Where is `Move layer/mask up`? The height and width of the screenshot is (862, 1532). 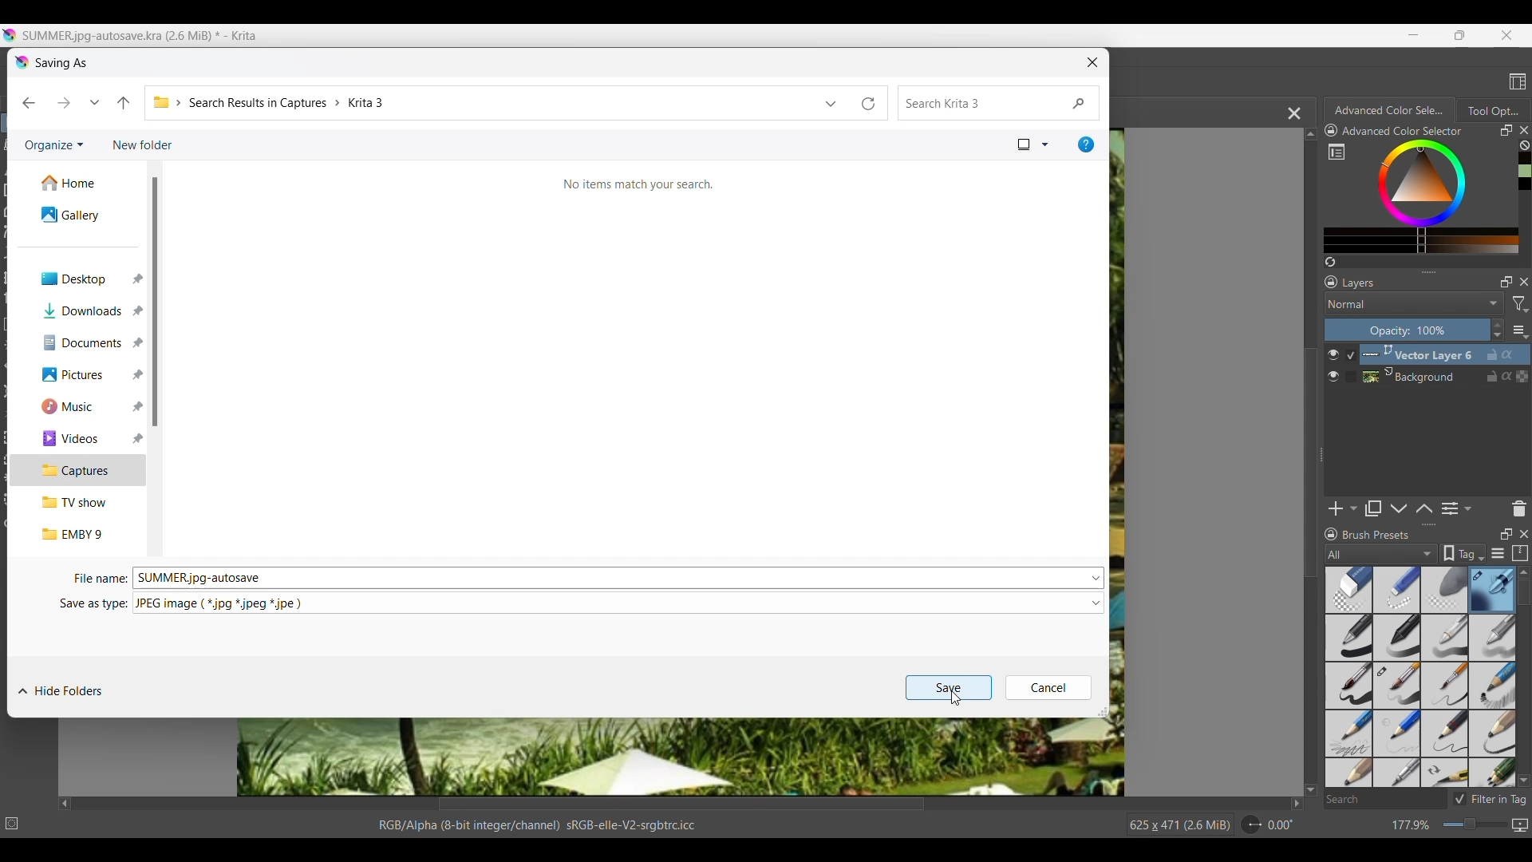
Move layer/mask up is located at coordinates (1423, 508).